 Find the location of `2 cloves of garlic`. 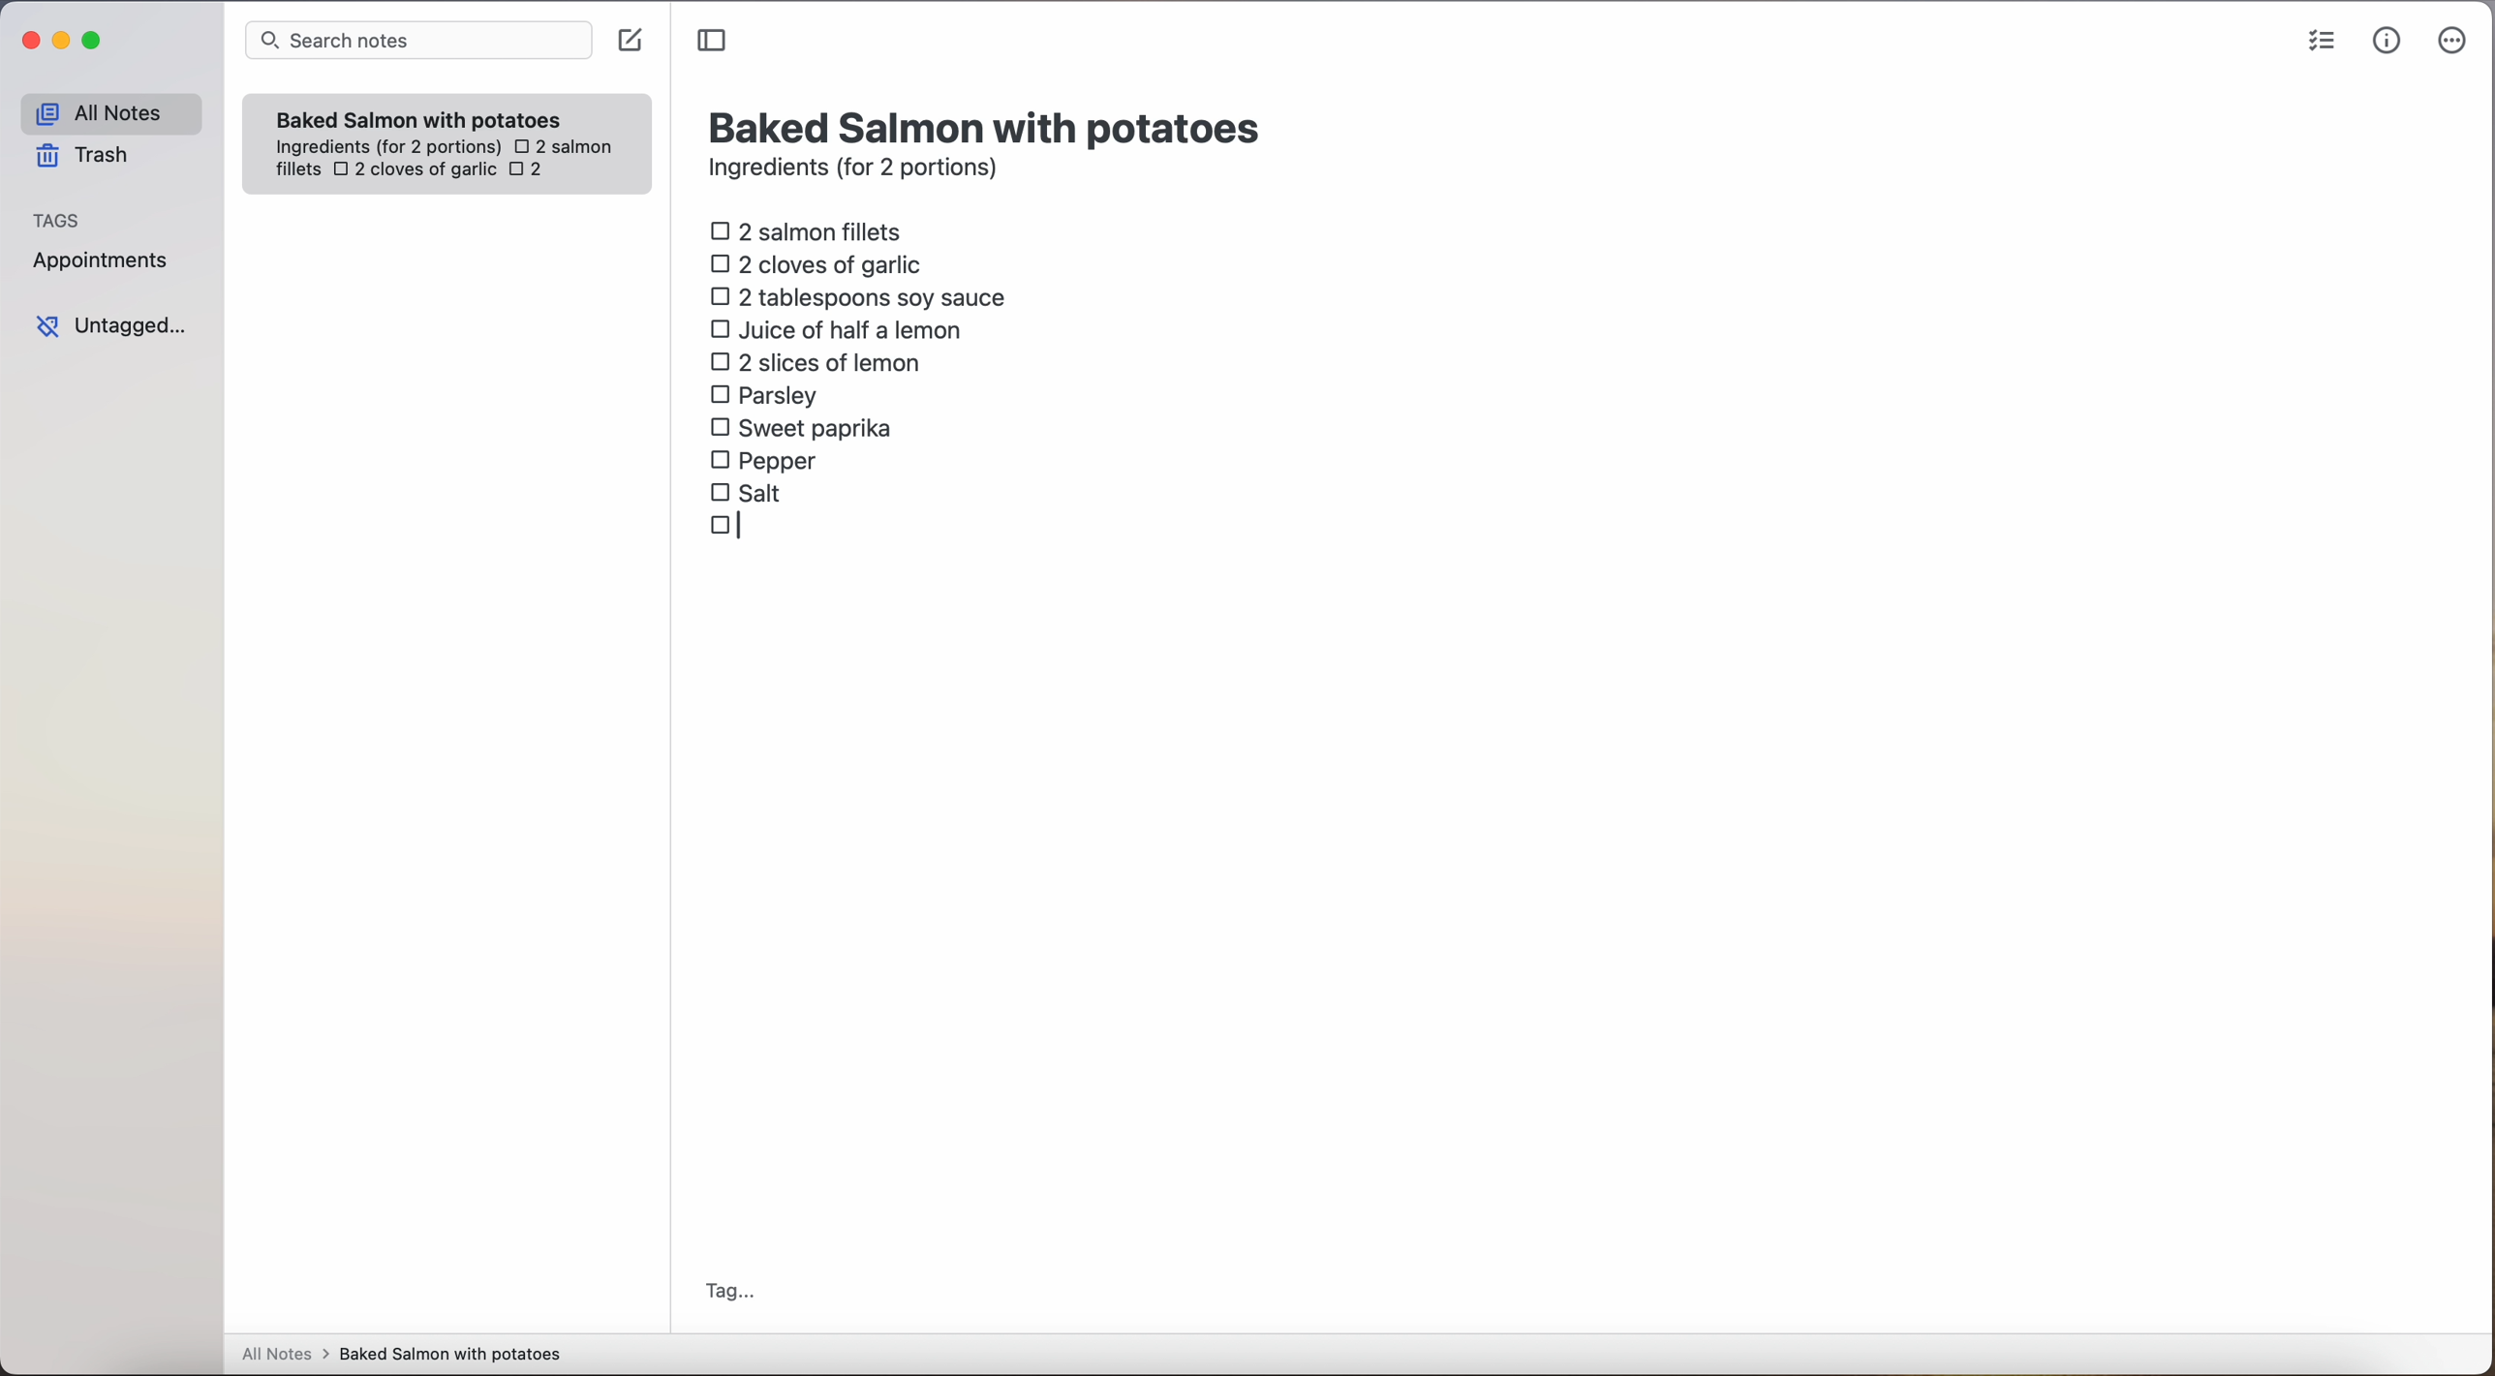

2 cloves of garlic is located at coordinates (415, 171).